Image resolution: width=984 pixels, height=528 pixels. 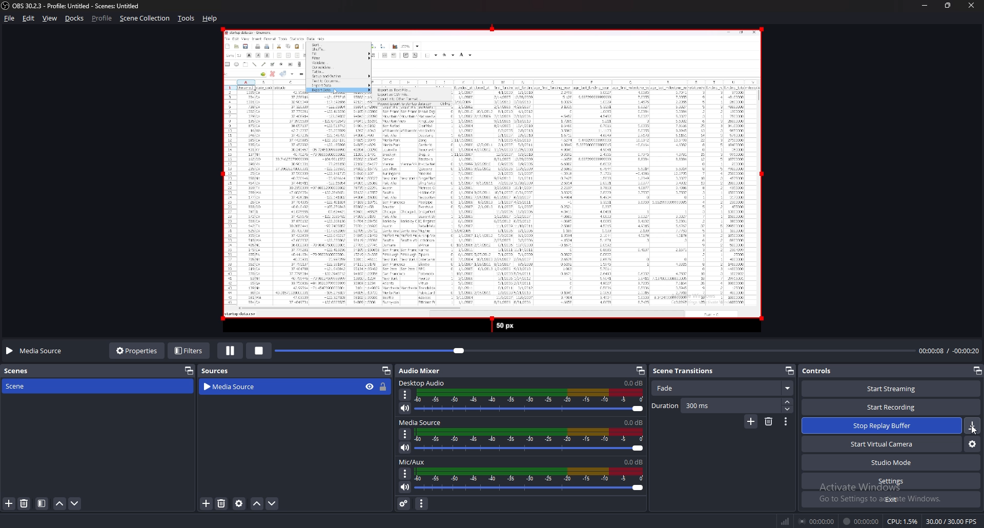 I want to click on tools, so click(x=186, y=18).